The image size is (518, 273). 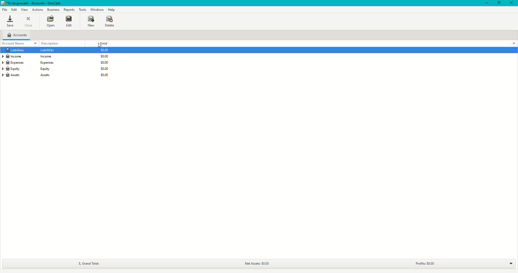 What do you see at coordinates (257, 262) in the screenshot?
I see `Net Assets` at bounding box center [257, 262].